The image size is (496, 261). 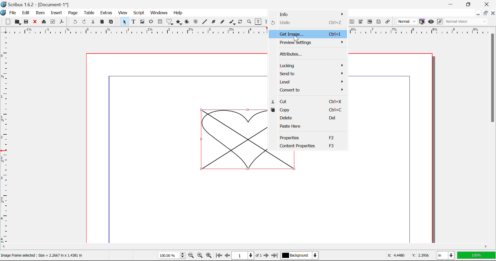 I want to click on Cut, so click(x=307, y=101).